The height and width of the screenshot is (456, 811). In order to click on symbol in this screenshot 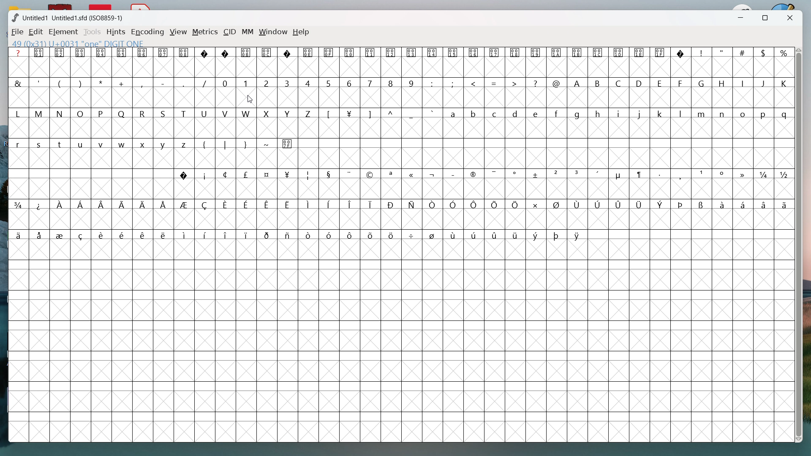, I will do `click(288, 174)`.